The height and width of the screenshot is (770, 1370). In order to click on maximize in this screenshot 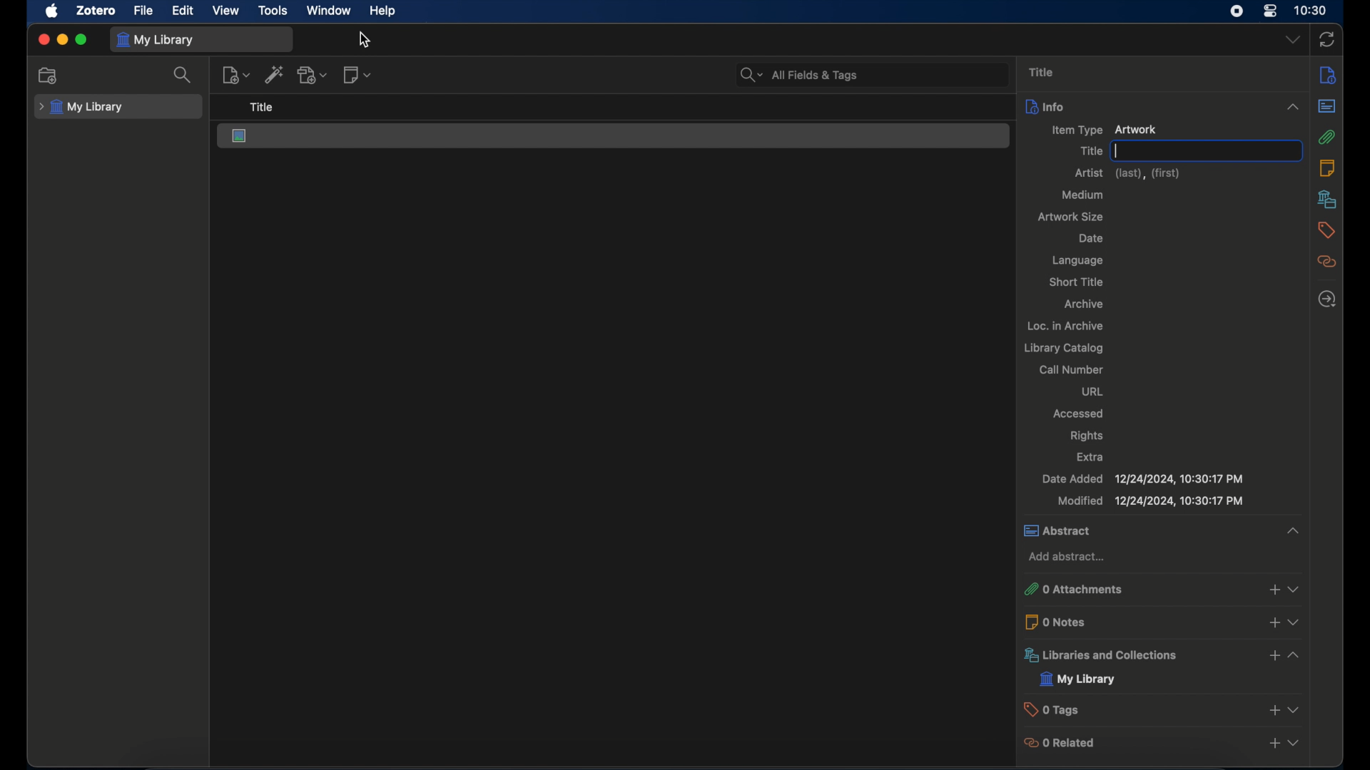, I will do `click(81, 39)`.